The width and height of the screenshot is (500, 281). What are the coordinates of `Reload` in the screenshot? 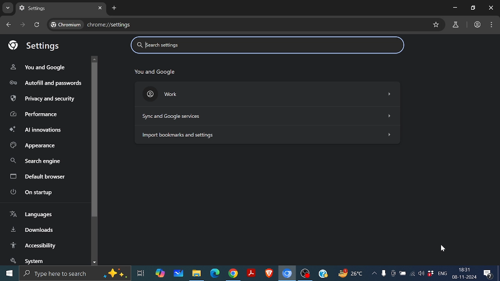 It's located at (39, 25).